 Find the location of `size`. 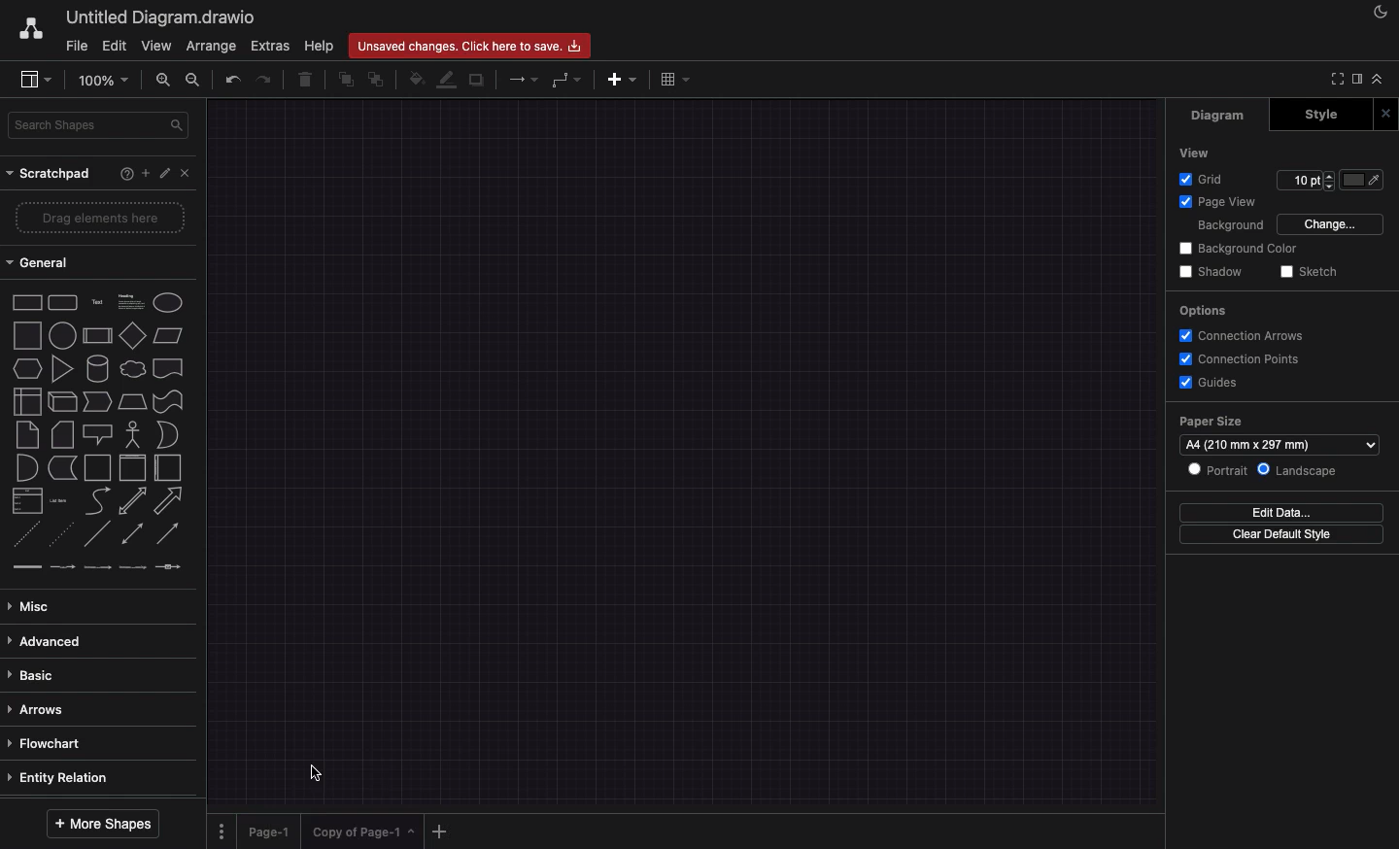

size is located at coordinates (1279, 445).